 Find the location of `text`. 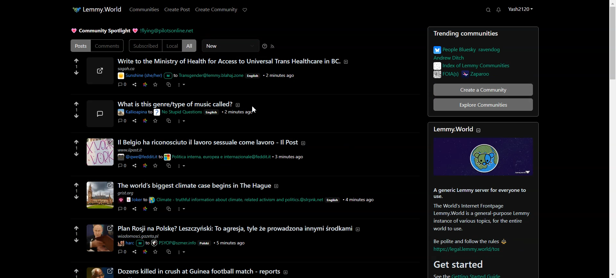

text is located at coordinates (198, 272).